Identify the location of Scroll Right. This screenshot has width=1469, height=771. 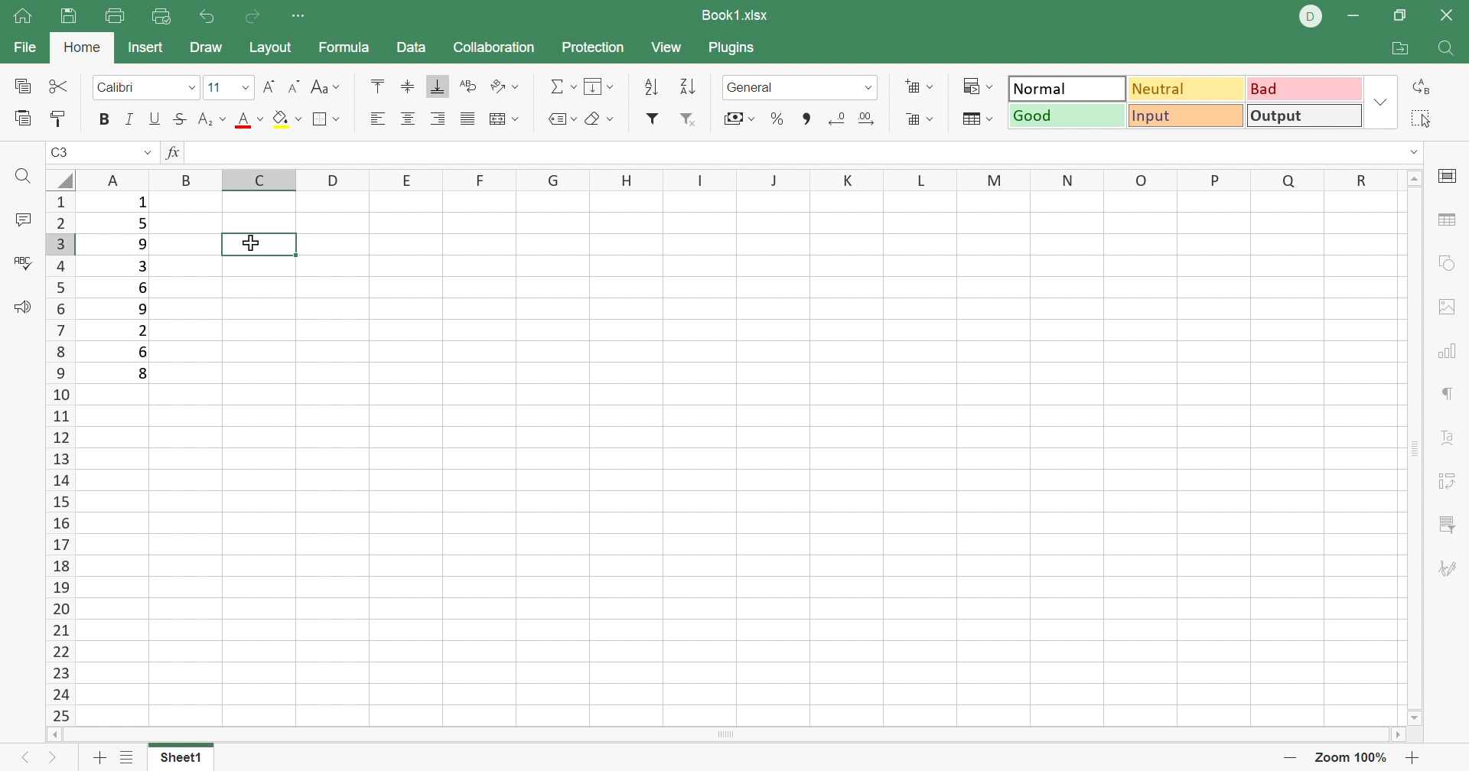
(1389, 737).